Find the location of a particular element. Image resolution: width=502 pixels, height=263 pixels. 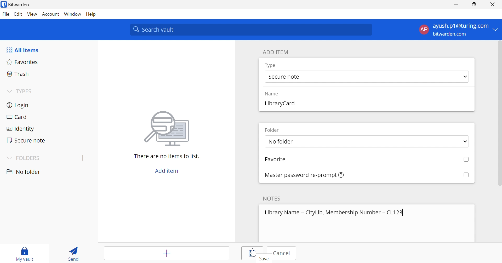

Trash is located at coordinates (49, 73).